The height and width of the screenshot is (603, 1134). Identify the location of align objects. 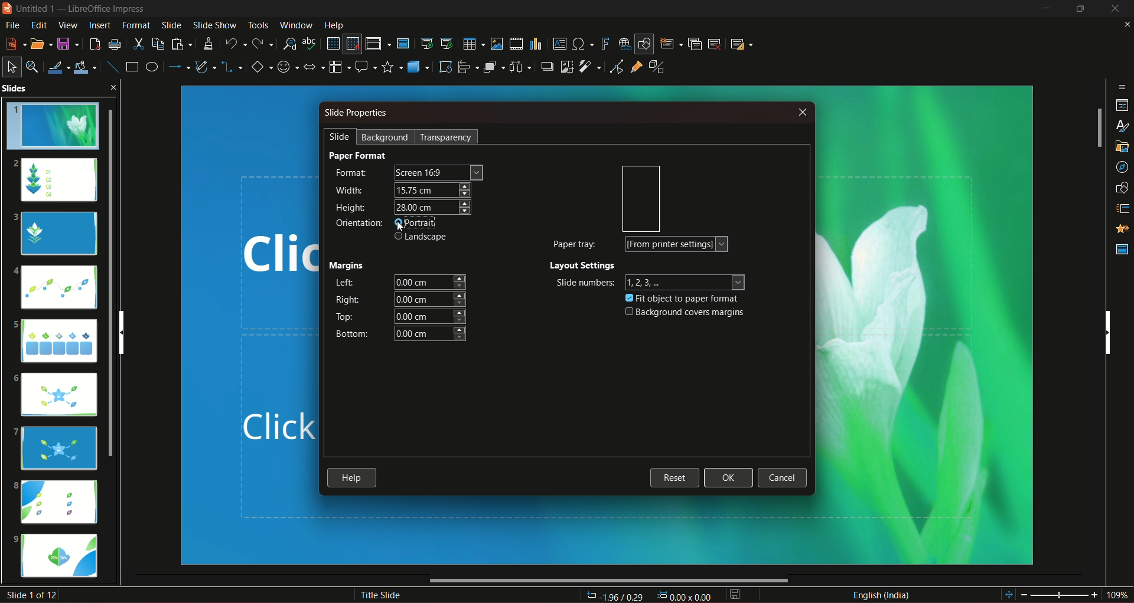
(467, 67).